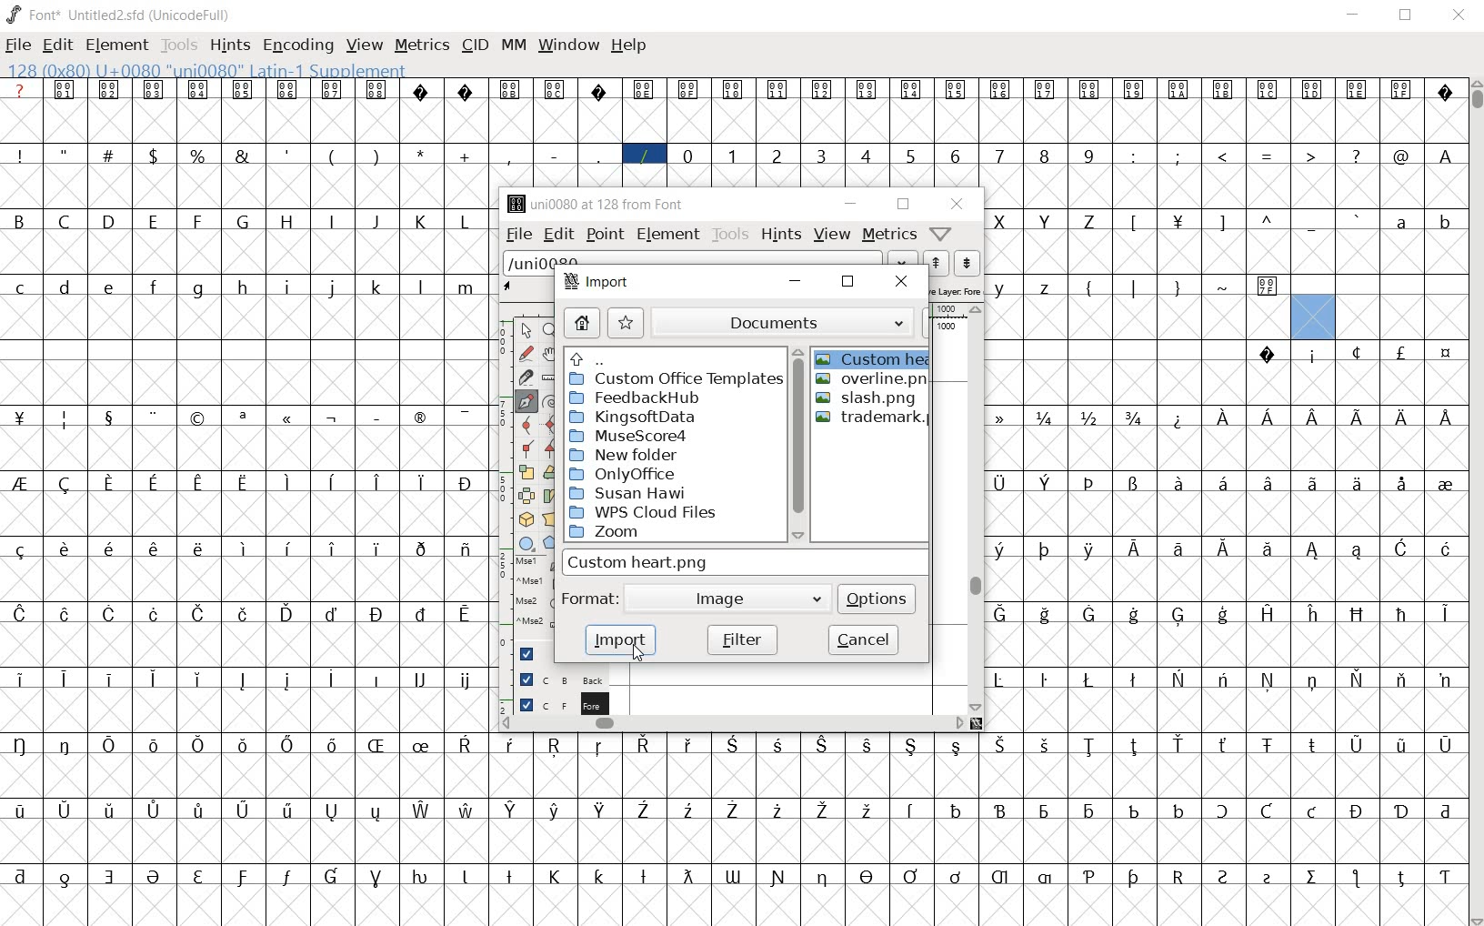 Image resolution: width=1484 pixels, height=926 pixels. Describe the element at coordinates (1446, 95) in the screenshot. I see `glyph` at that location.